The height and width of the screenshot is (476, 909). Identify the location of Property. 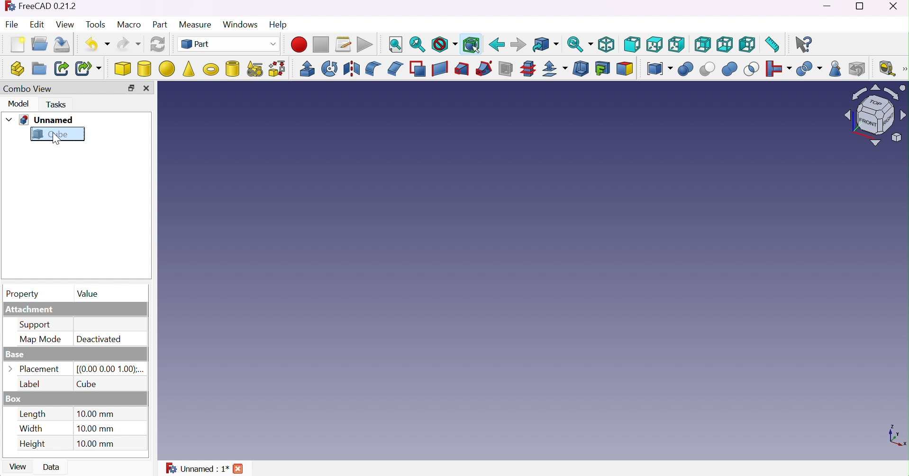
(25, 294).